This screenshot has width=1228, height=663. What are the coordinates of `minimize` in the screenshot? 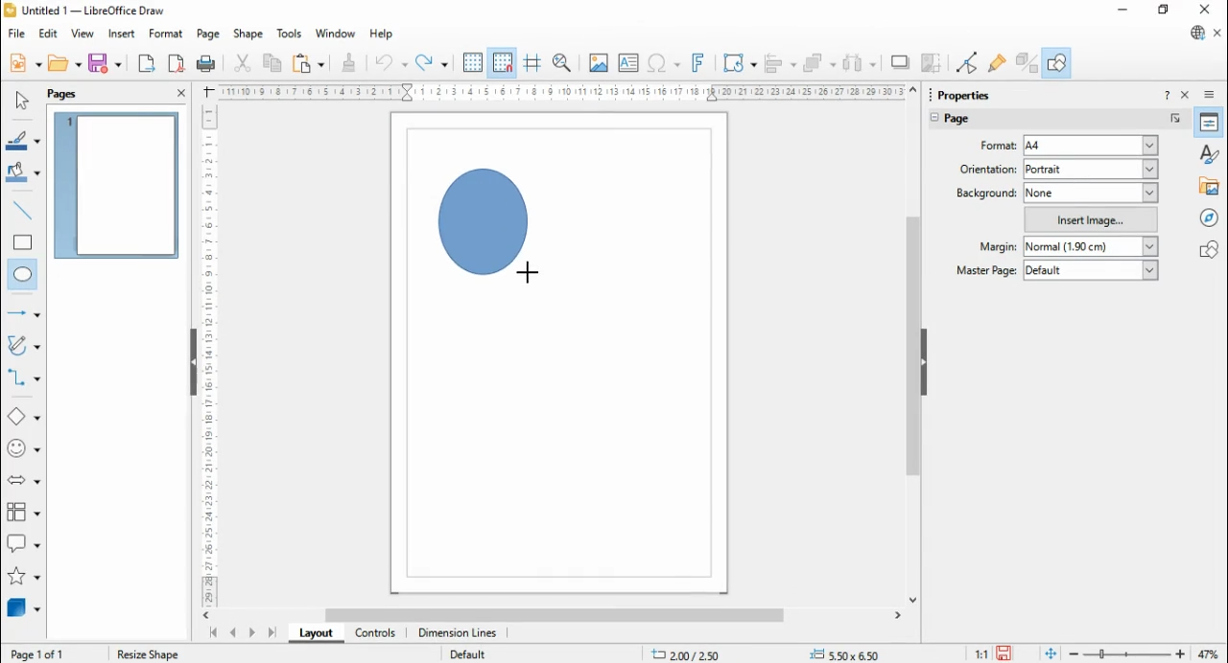 It's located at (1124, 10).